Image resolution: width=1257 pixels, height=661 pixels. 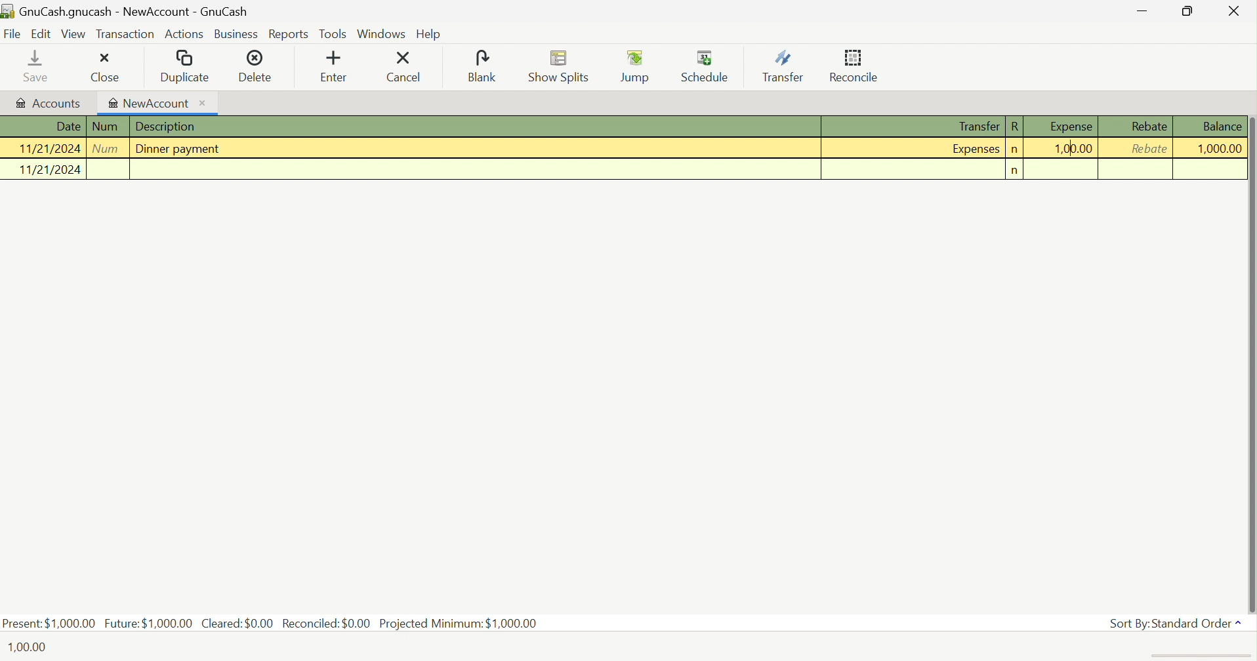 I want to click on Delete, so click(x=261, y=65).